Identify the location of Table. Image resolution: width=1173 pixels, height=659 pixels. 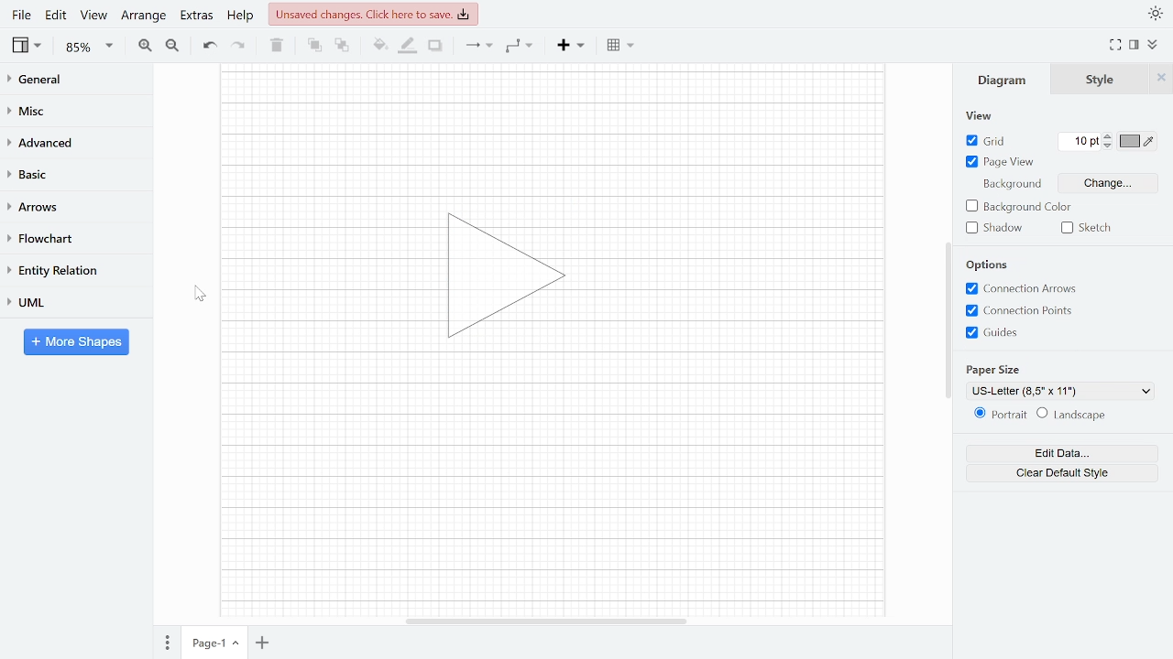
(622, 44).